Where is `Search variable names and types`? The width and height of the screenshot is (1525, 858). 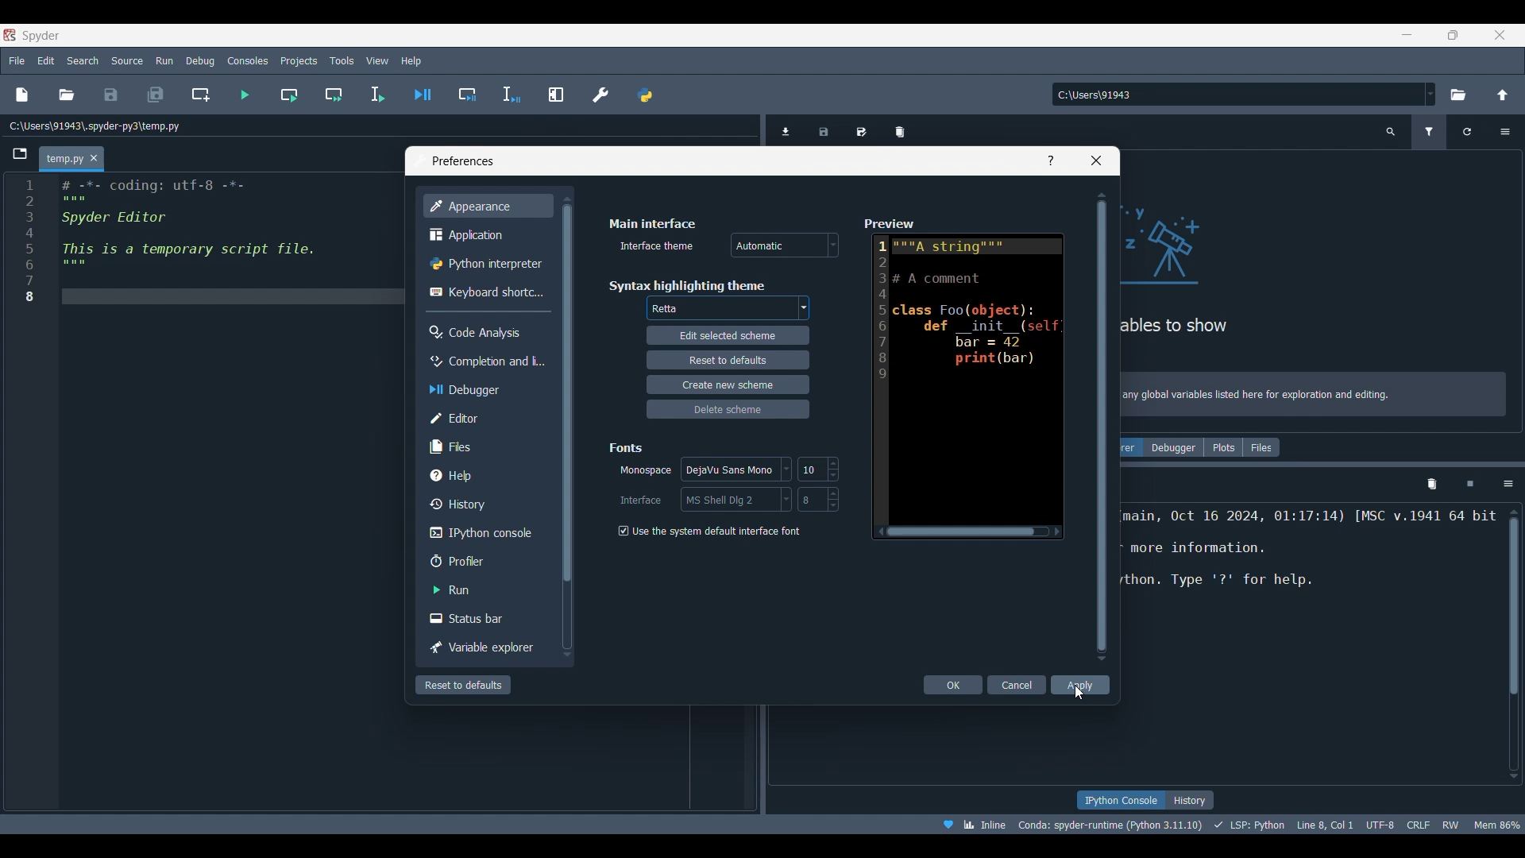
Search variable names and types is located at coordinates (1392, 132).